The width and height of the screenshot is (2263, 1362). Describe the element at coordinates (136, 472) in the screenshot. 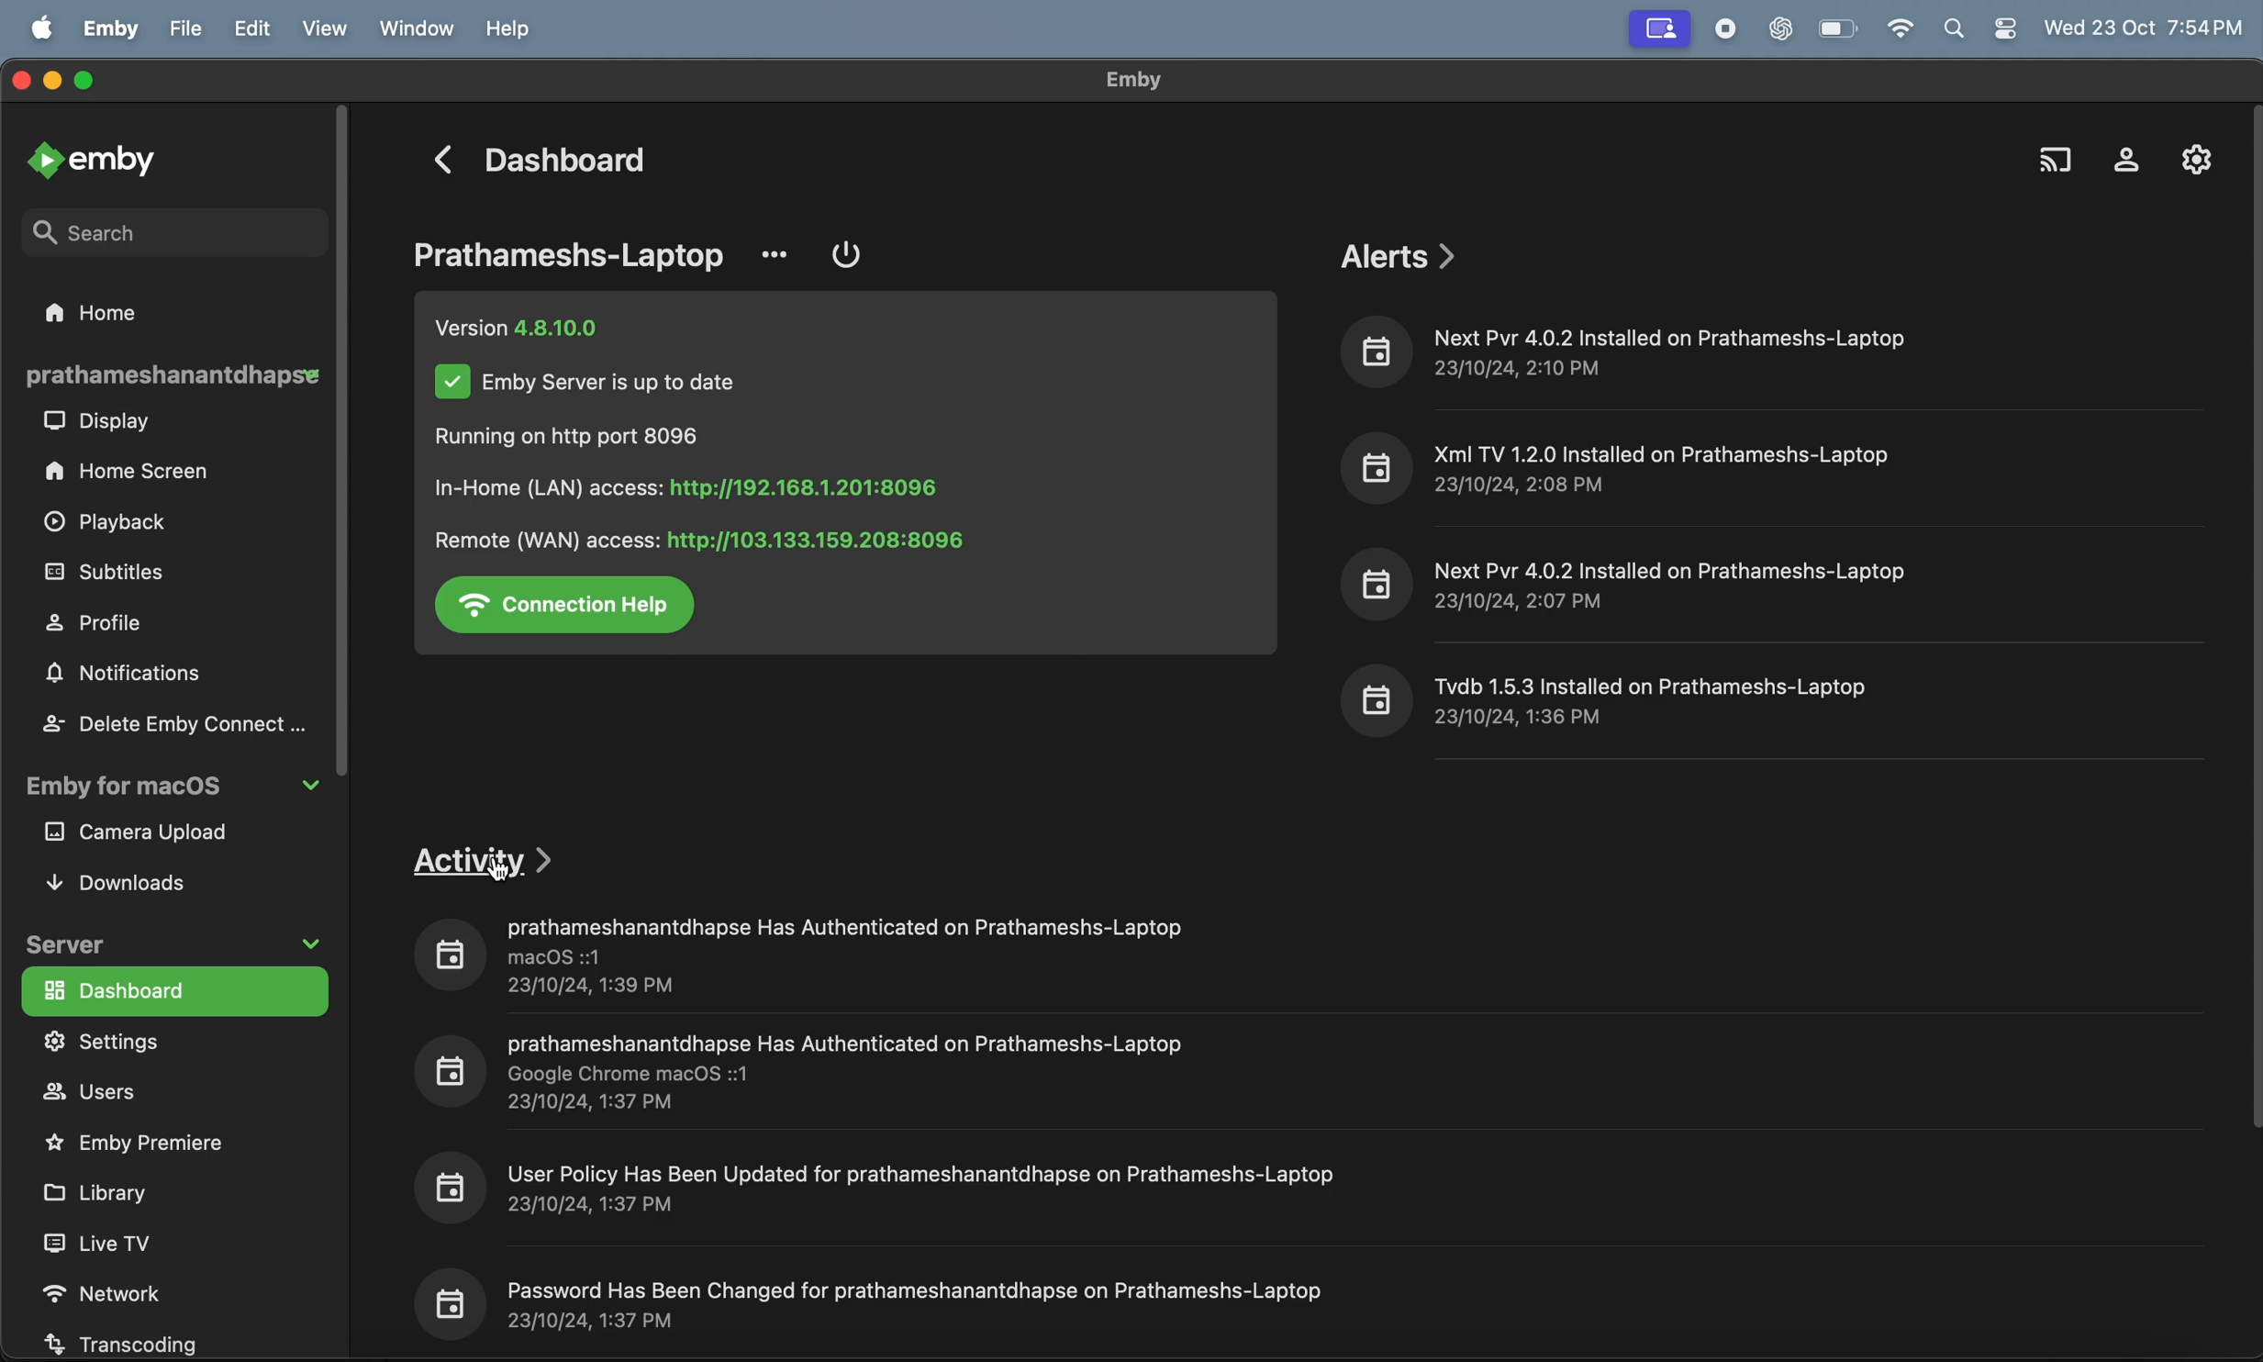

I see `home screen` at that location.